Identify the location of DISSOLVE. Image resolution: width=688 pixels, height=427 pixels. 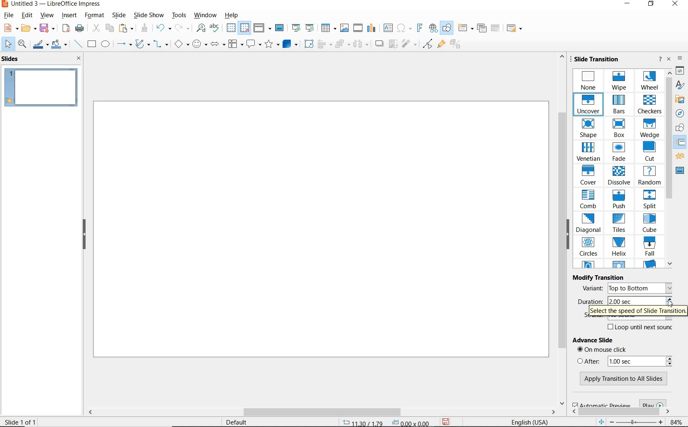
(620, 176).